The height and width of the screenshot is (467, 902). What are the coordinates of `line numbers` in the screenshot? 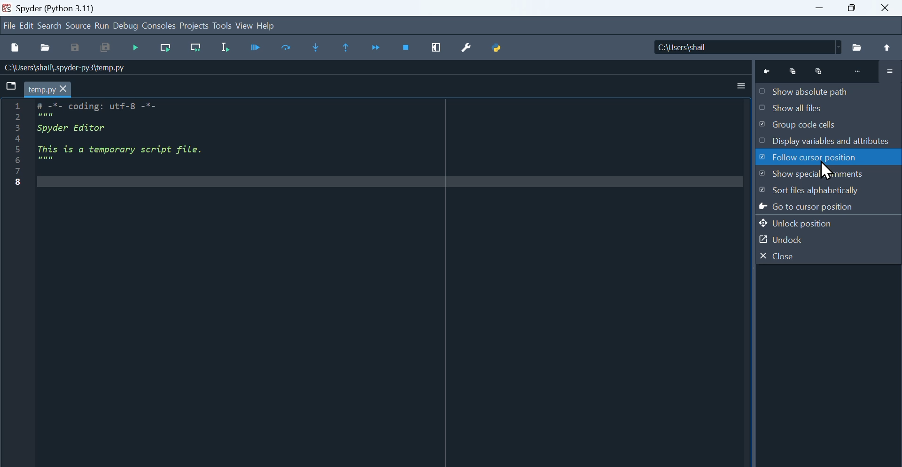 It's located at (18, 148).